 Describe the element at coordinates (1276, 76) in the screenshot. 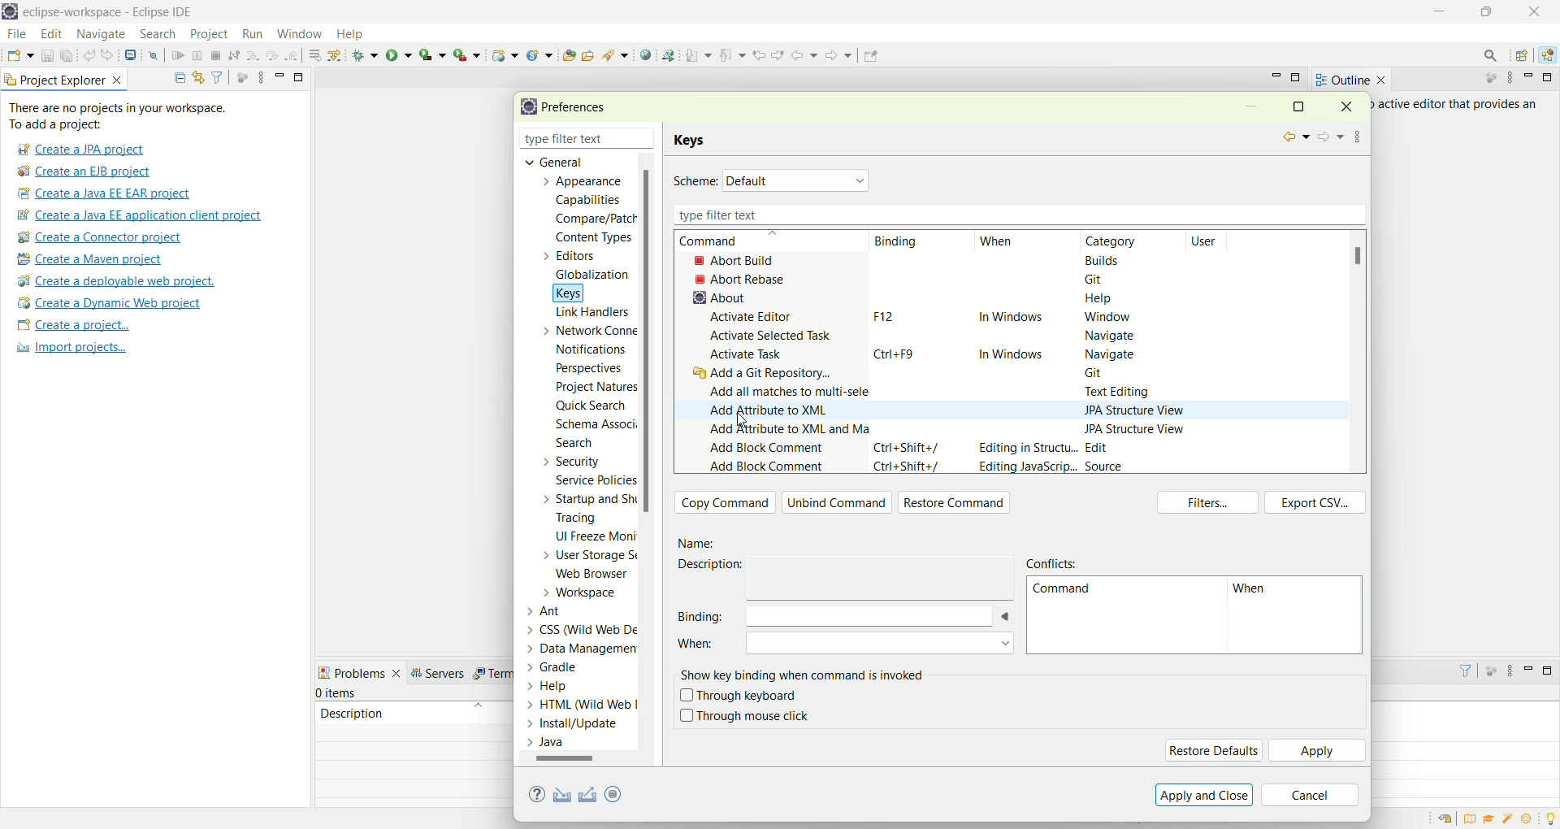

I see `minimize` at that location.